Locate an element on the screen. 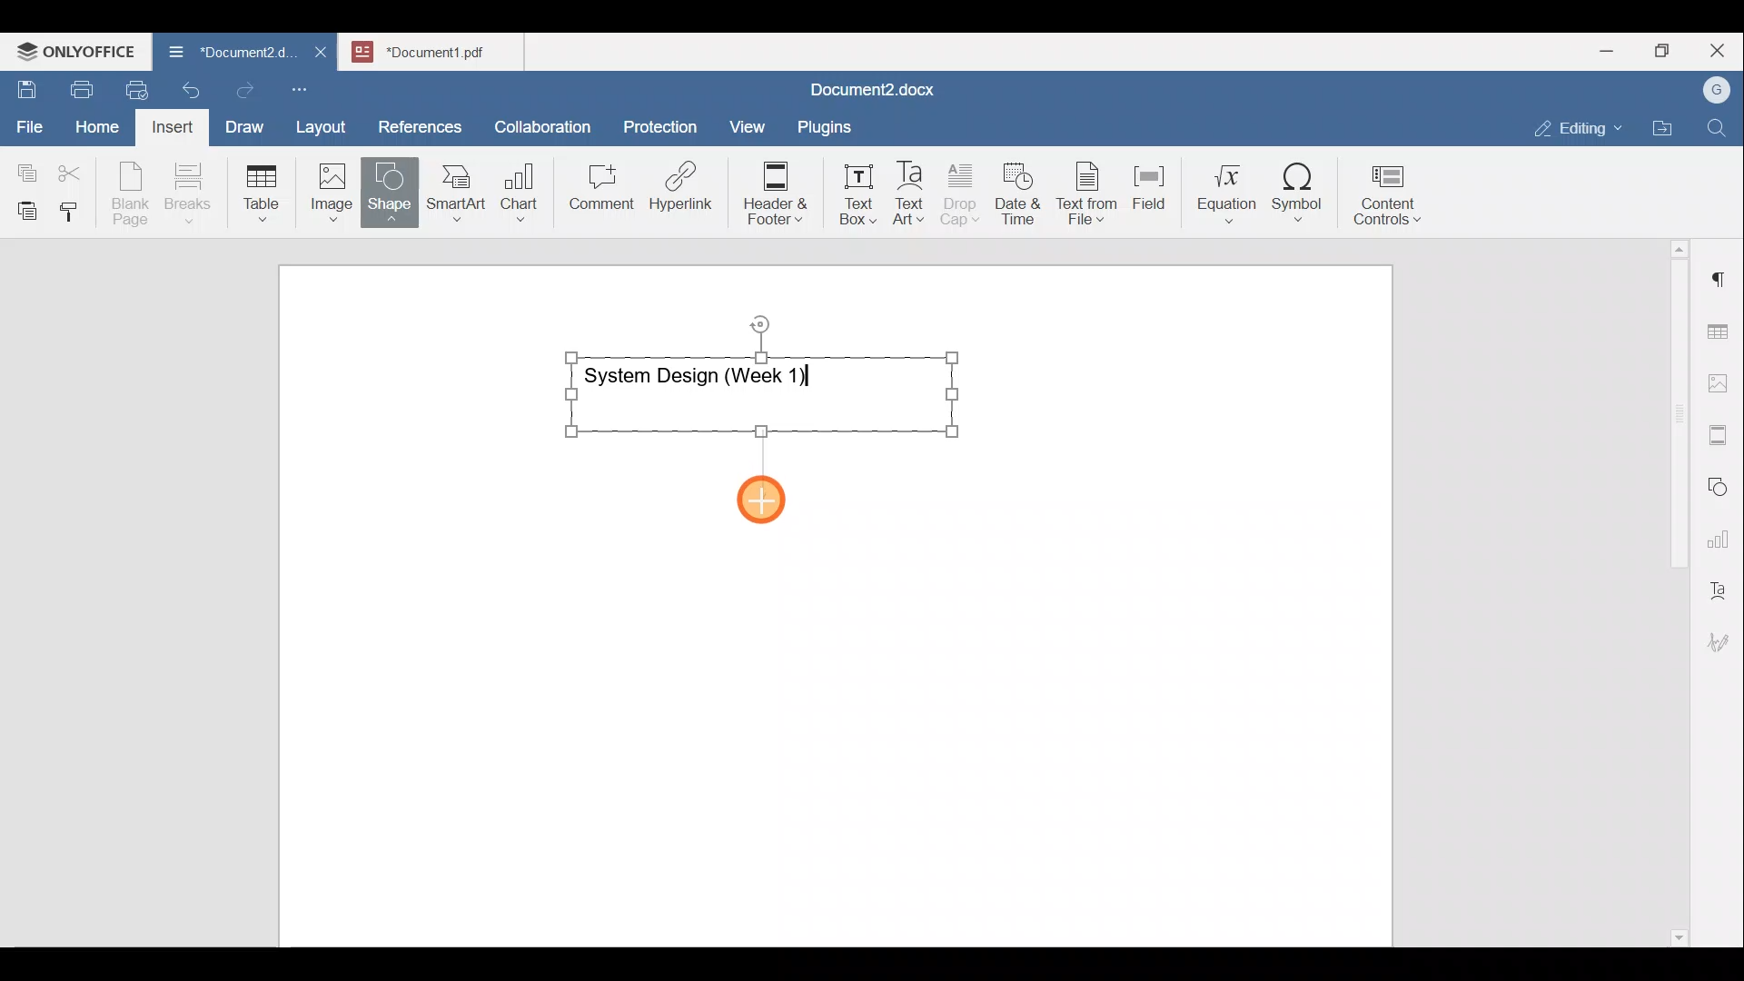 Image resolution: width=1744 pixels, height=981 pixels. Print file is located at coordinates (78, 86).